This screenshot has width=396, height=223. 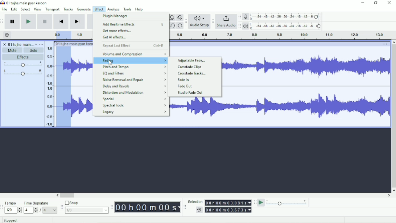 What do you see at coordinates (53, 9) in the screenshot?
I see `Transport` at bounding box center [53, 9].